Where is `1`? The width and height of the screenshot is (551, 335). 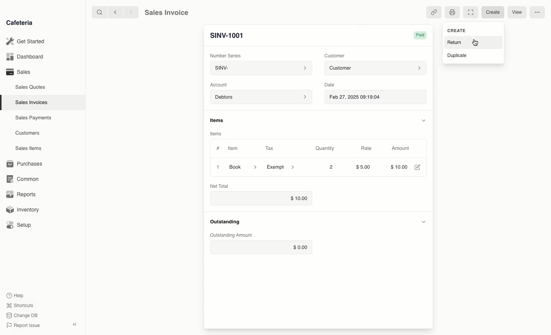
1 is located at coordinates (217, 167).